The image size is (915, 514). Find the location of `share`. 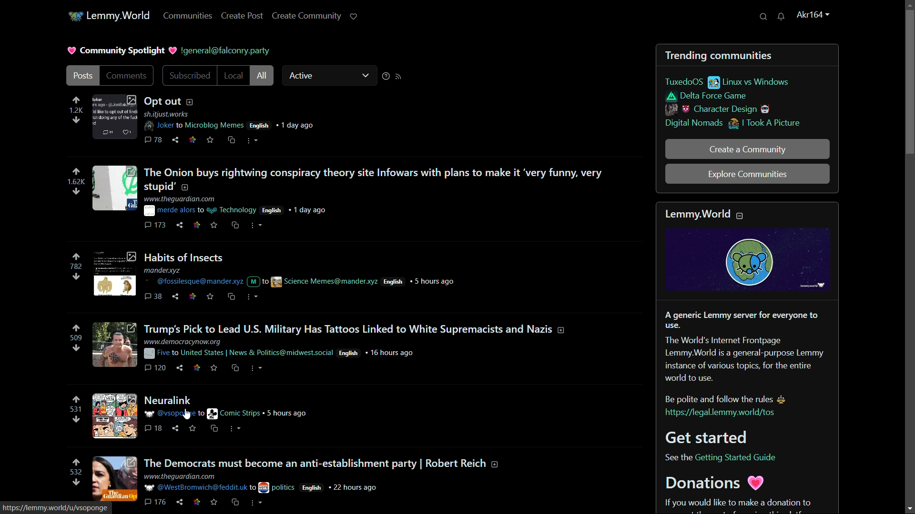

share is located at coordinates (175, 429).